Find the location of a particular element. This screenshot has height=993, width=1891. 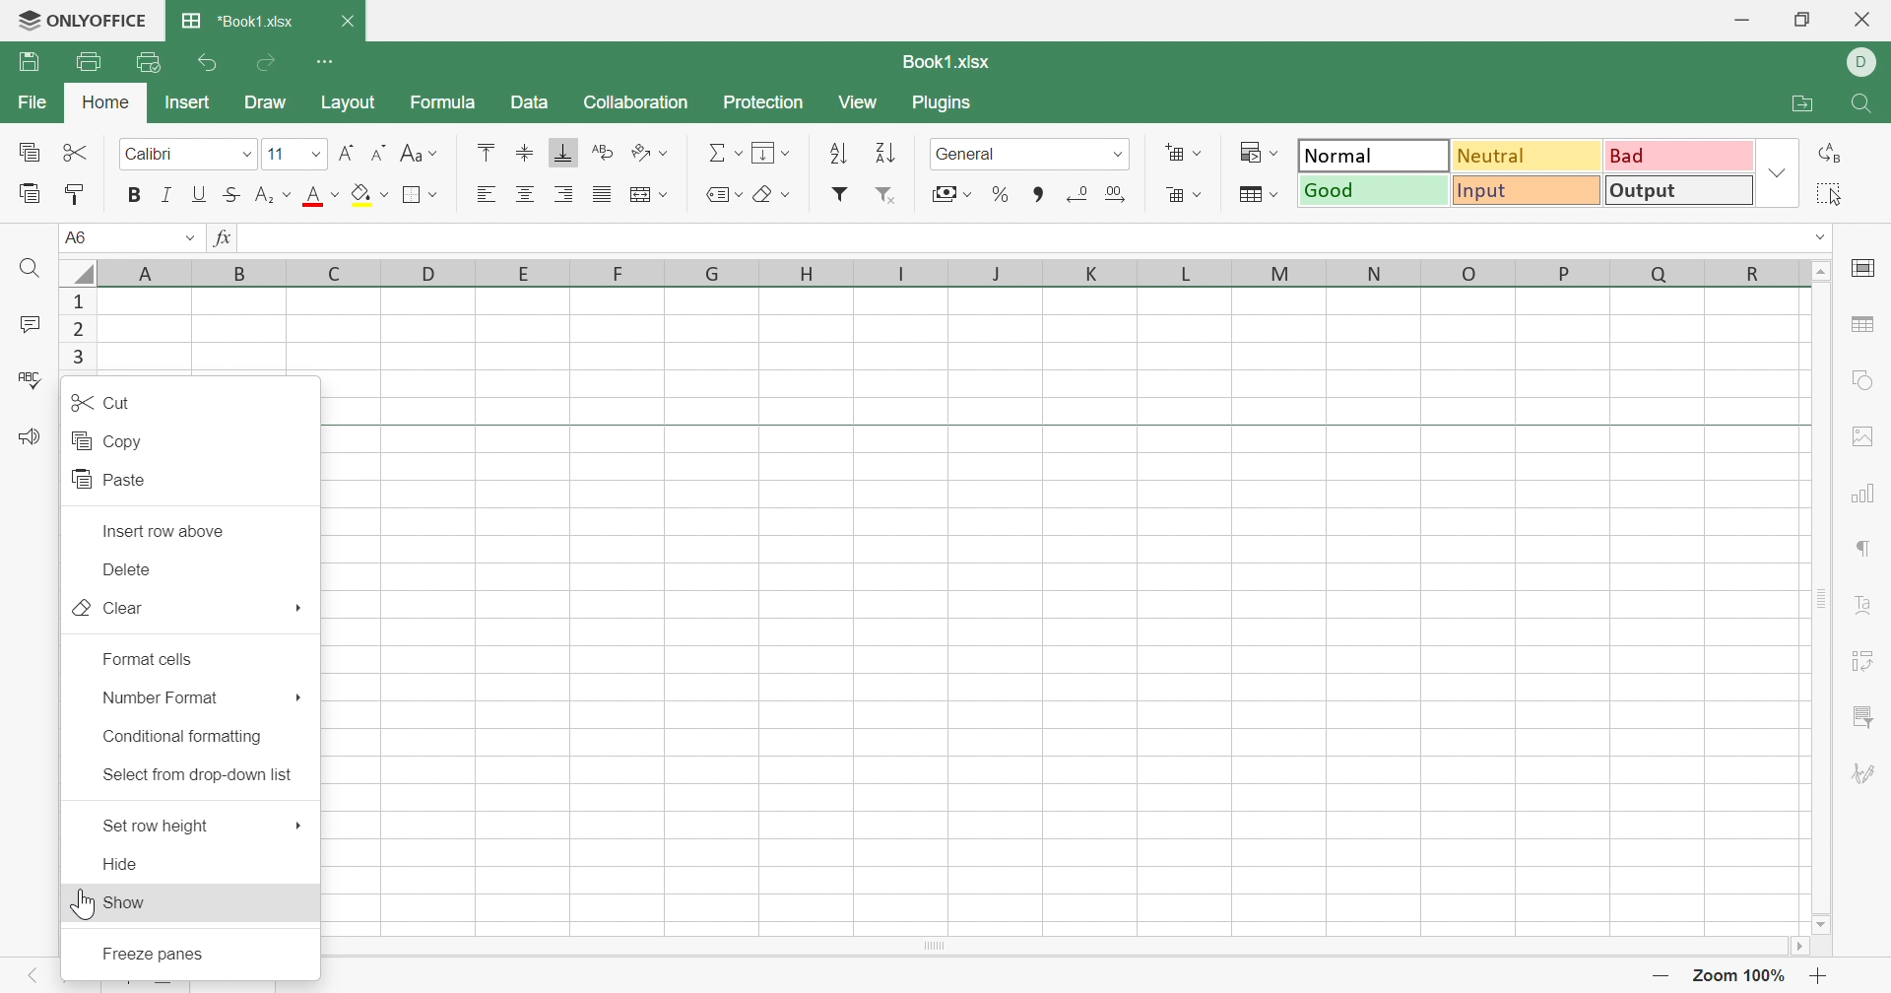

Draw is located at coordinates (264, 101).